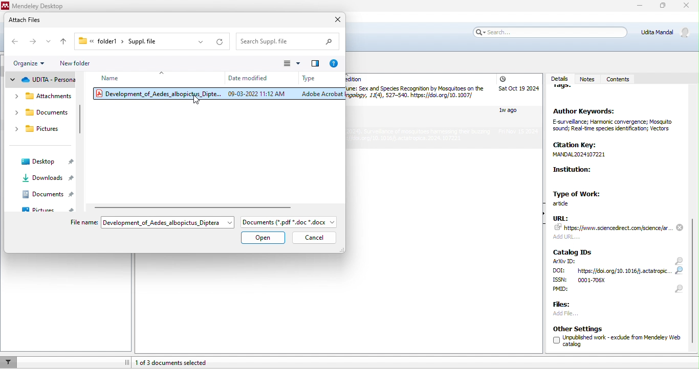  Describe the element at coordinates (687, 7) in the screenshot. I see `close` at that location.